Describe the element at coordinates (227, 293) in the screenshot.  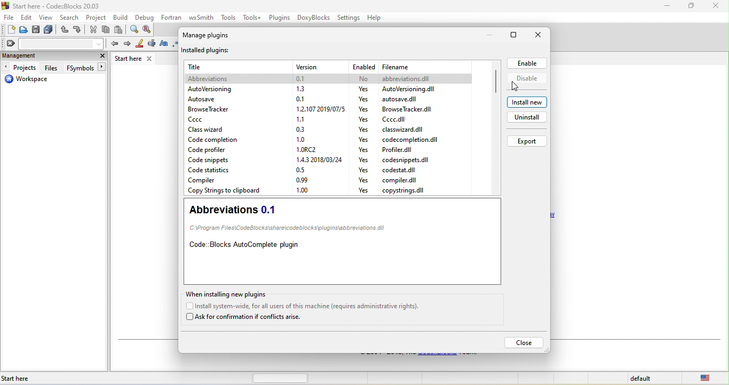
I see `when installing new plugin` at that location.